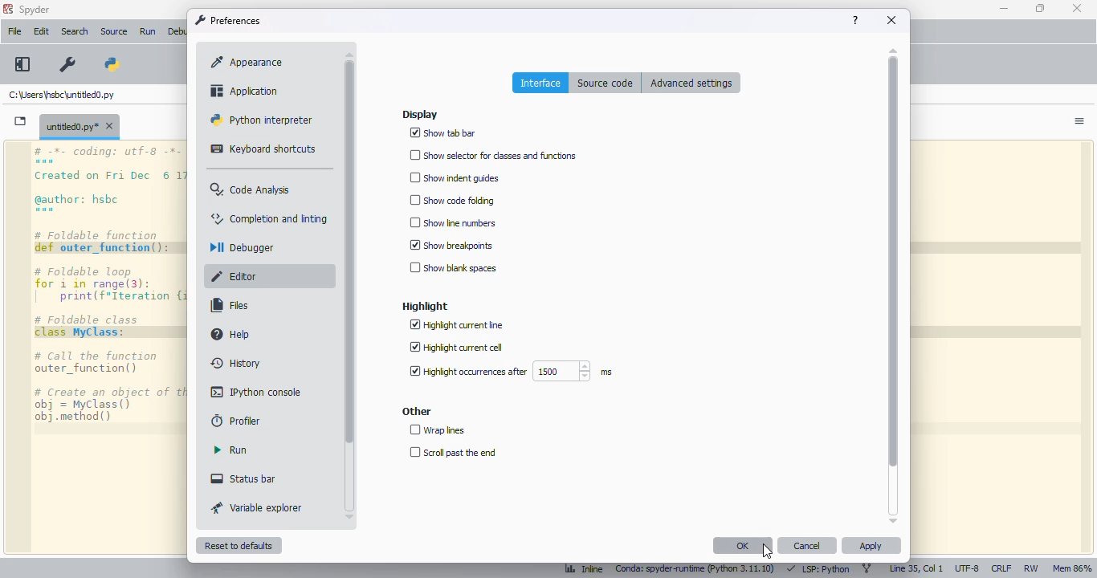 The image size is (1097, 578). What do you see at coordinates (867, 568) in the screenshot?
I see `git branches` at bounding box center [867, 568].